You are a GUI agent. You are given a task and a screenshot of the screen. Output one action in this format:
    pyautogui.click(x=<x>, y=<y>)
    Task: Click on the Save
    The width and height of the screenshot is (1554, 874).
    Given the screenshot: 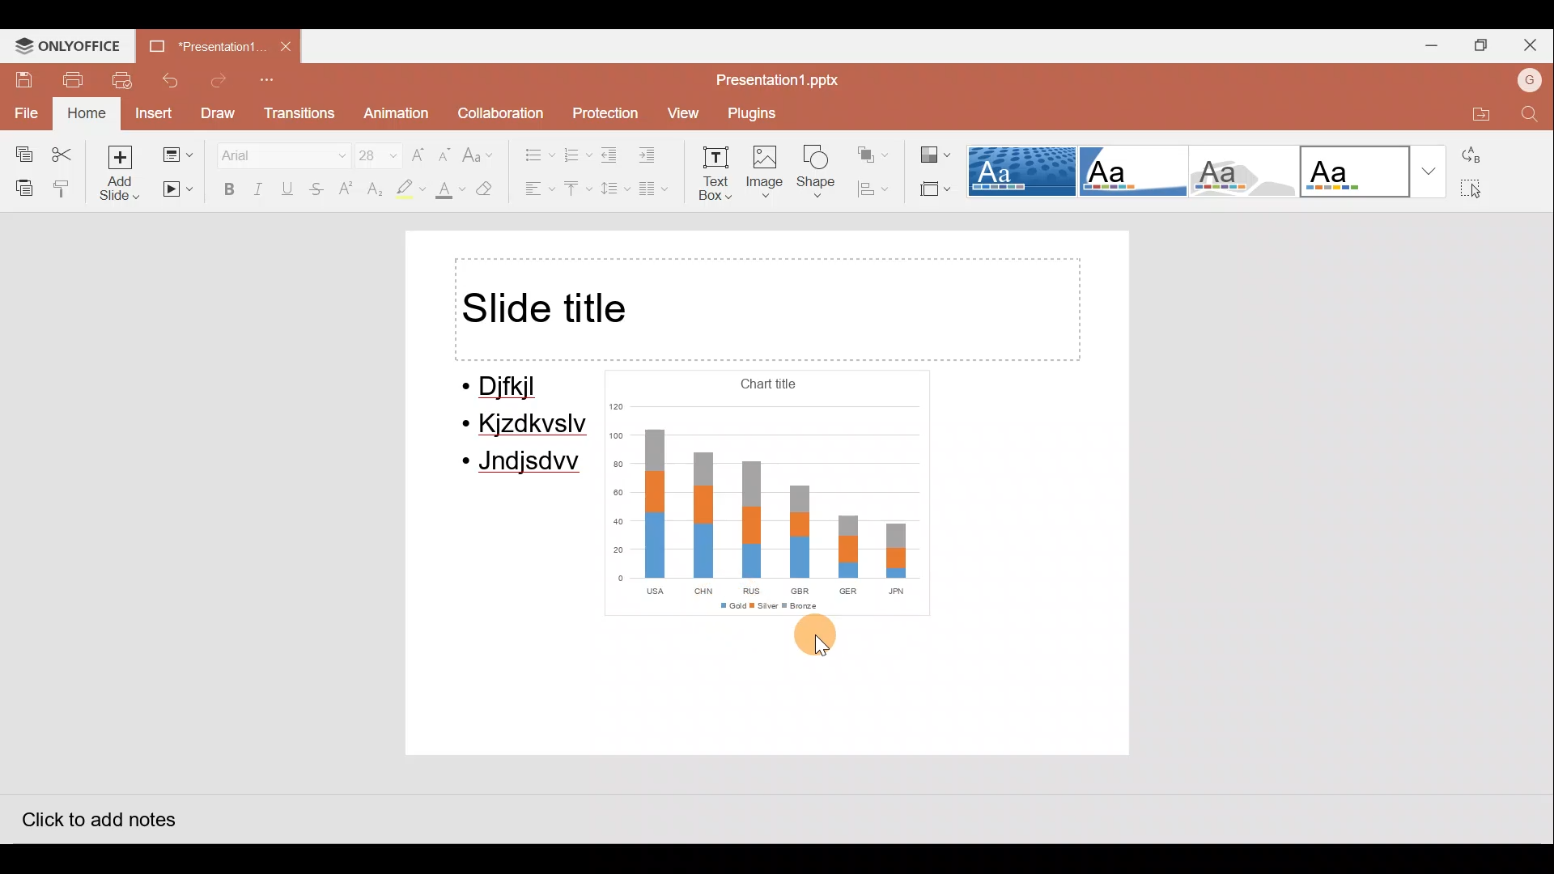 What is the action you would take?
    pyautogui.click(x=19, y=78)
    